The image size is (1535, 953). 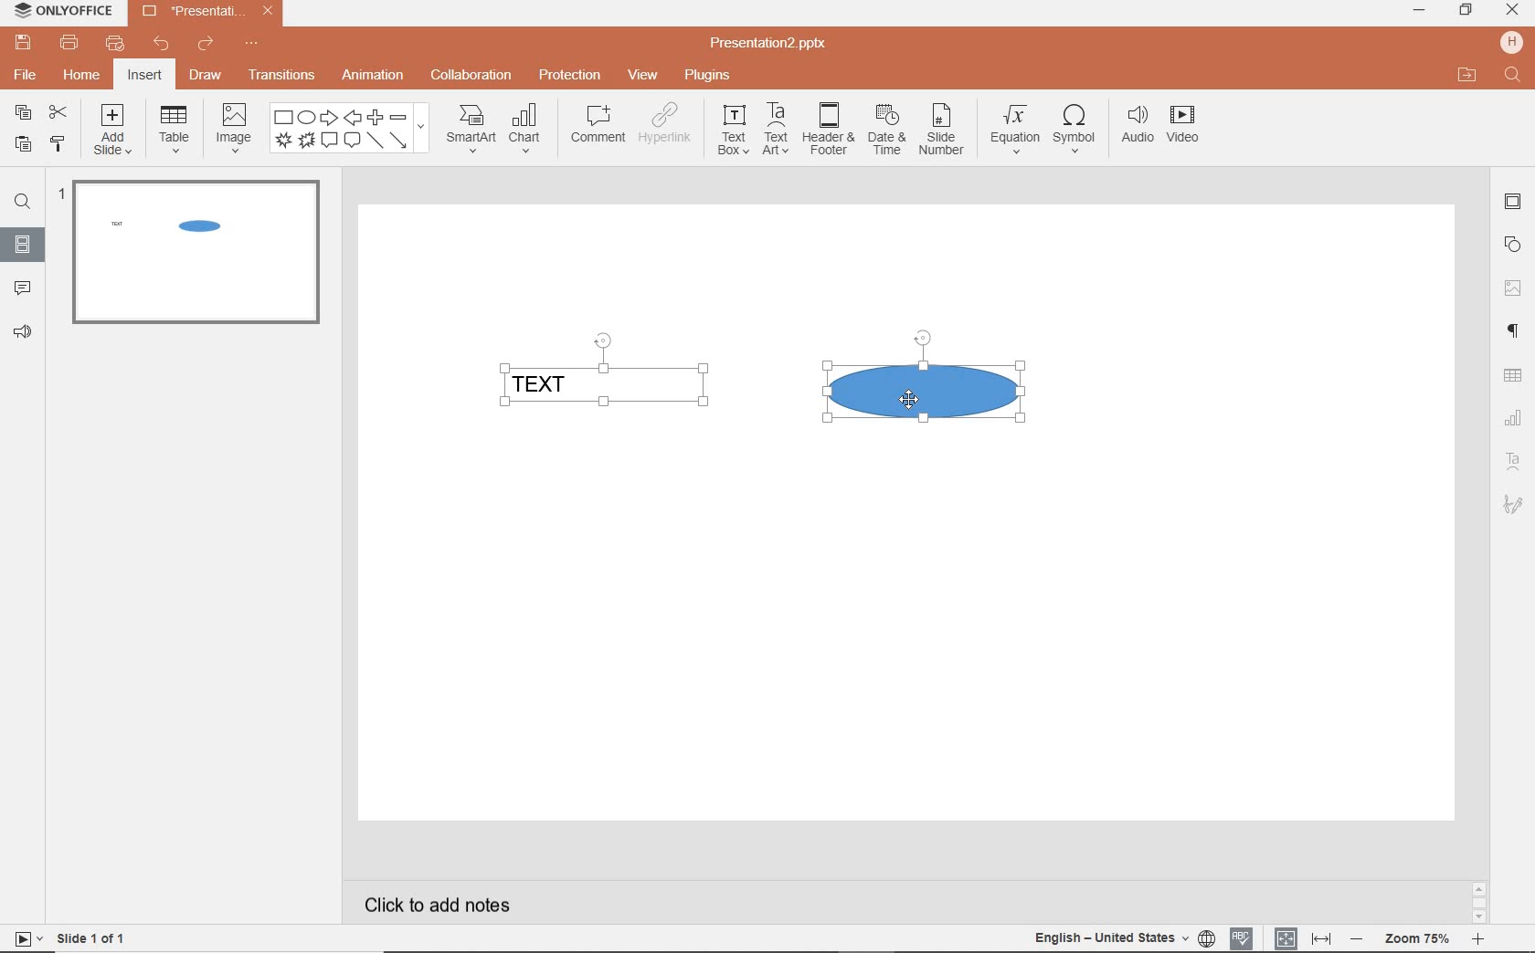 I want to click on symbol, so click(x=1072, y=132).